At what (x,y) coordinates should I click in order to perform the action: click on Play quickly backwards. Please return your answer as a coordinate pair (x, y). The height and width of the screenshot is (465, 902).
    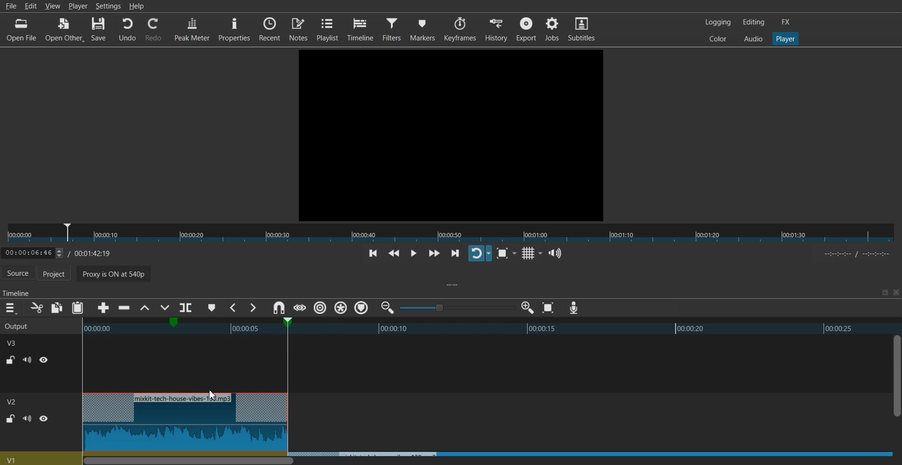
    Looking at the image, I should click on (394, 254).